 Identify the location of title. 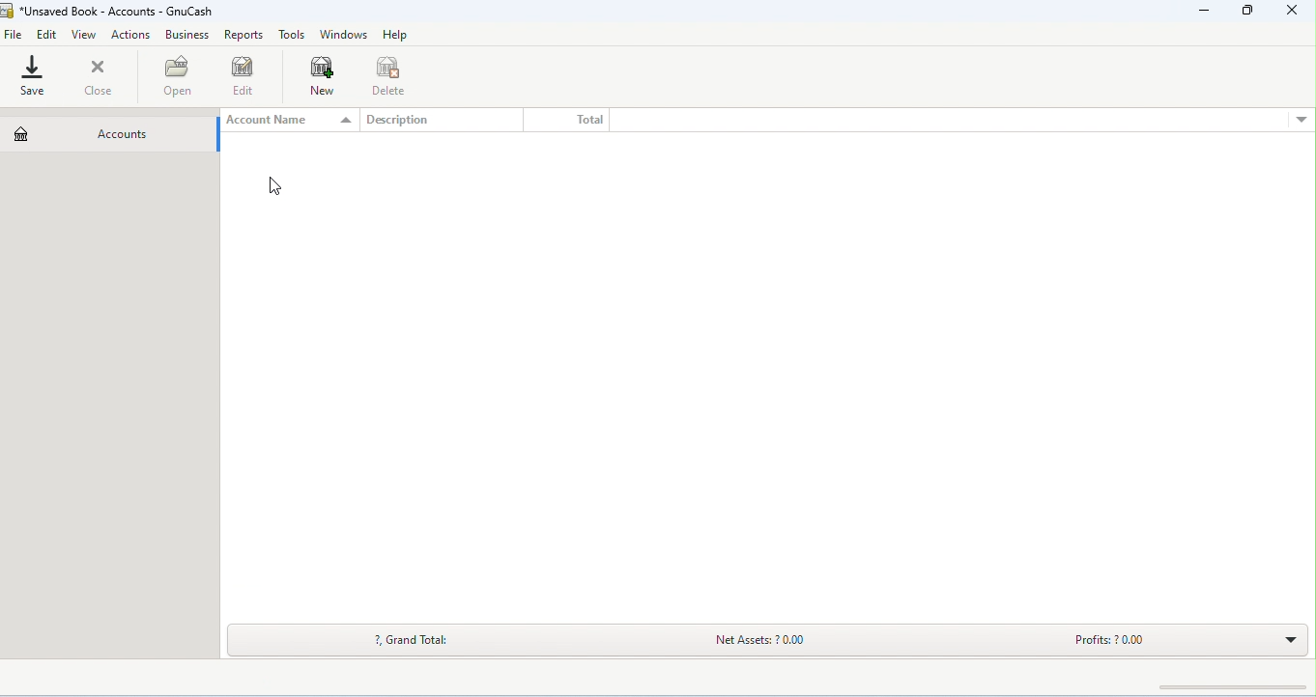
(110, 13).